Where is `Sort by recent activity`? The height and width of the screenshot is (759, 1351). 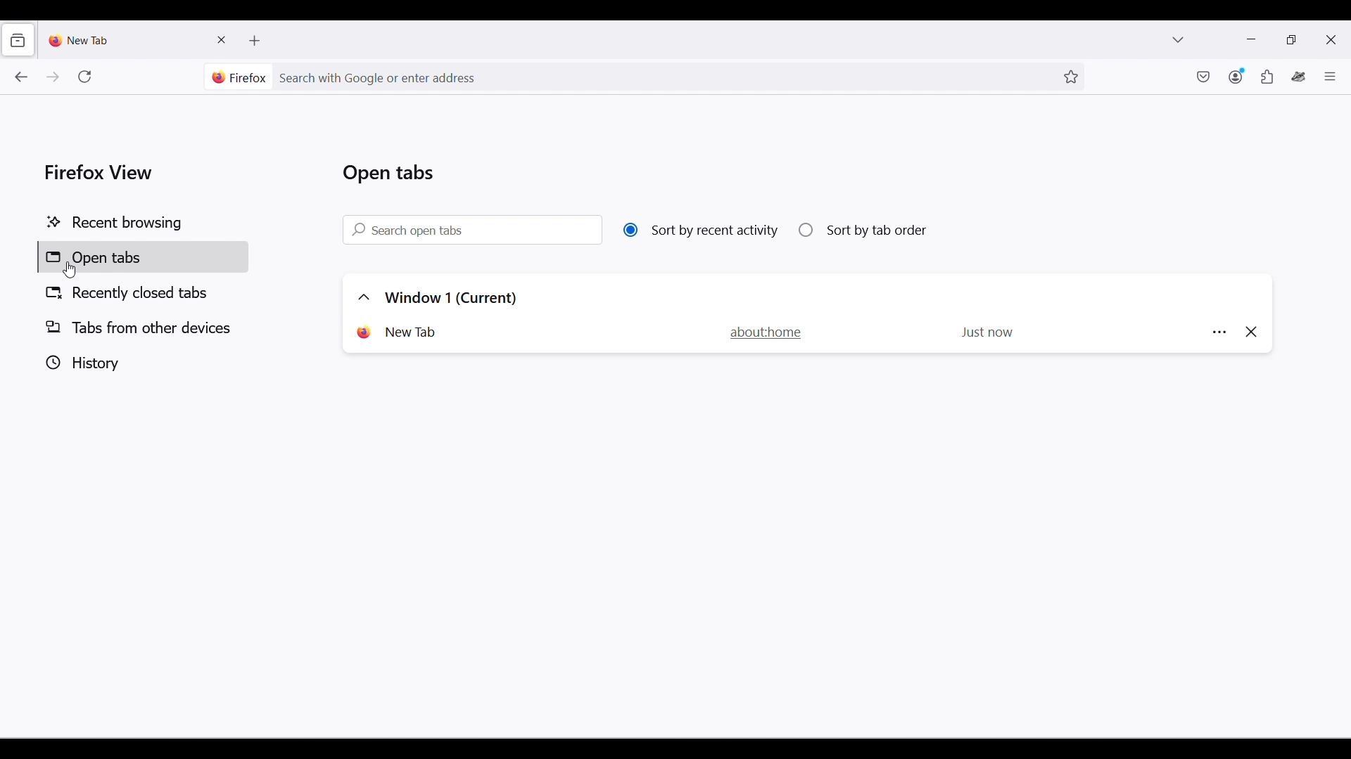
Sort by recent activity is located at coordinates (701, 231).